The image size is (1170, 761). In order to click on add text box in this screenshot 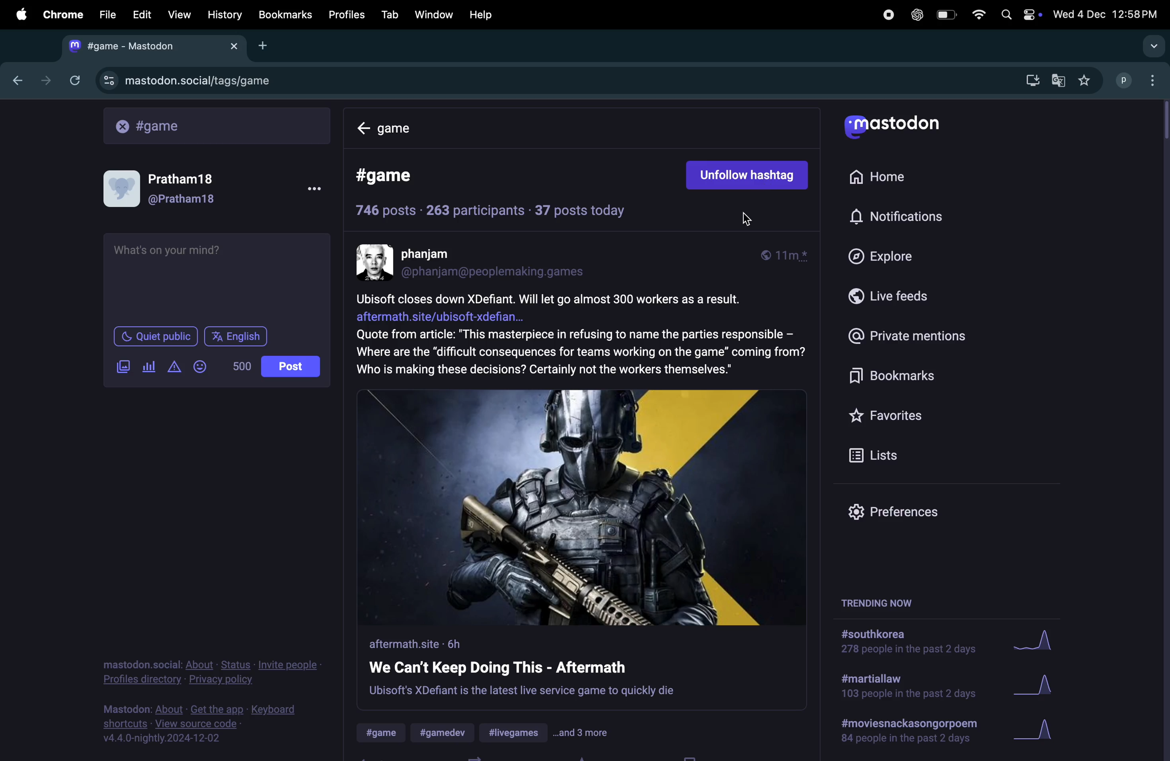, I will do `click(216, 277)`.